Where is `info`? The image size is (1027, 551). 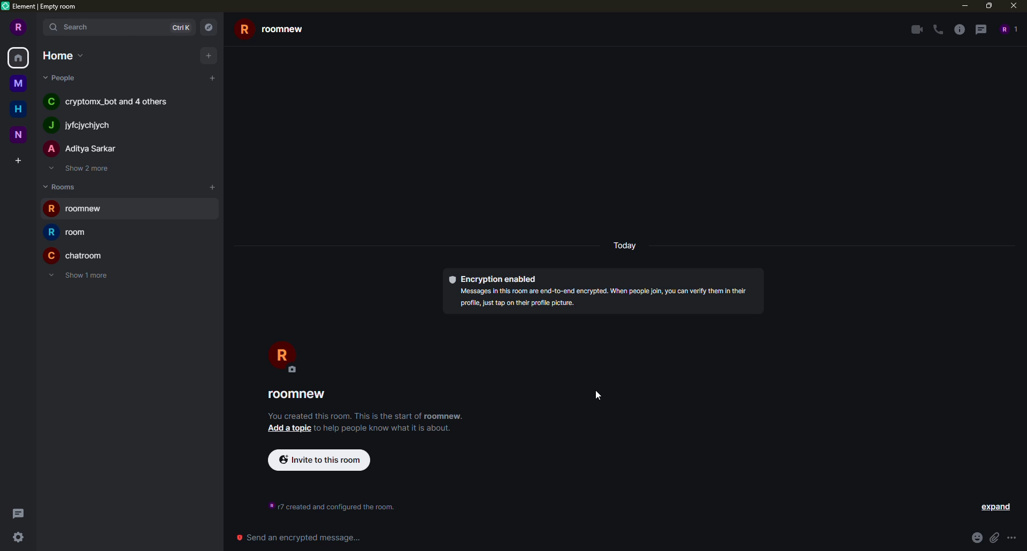 info is located at coordinates (384, 428).